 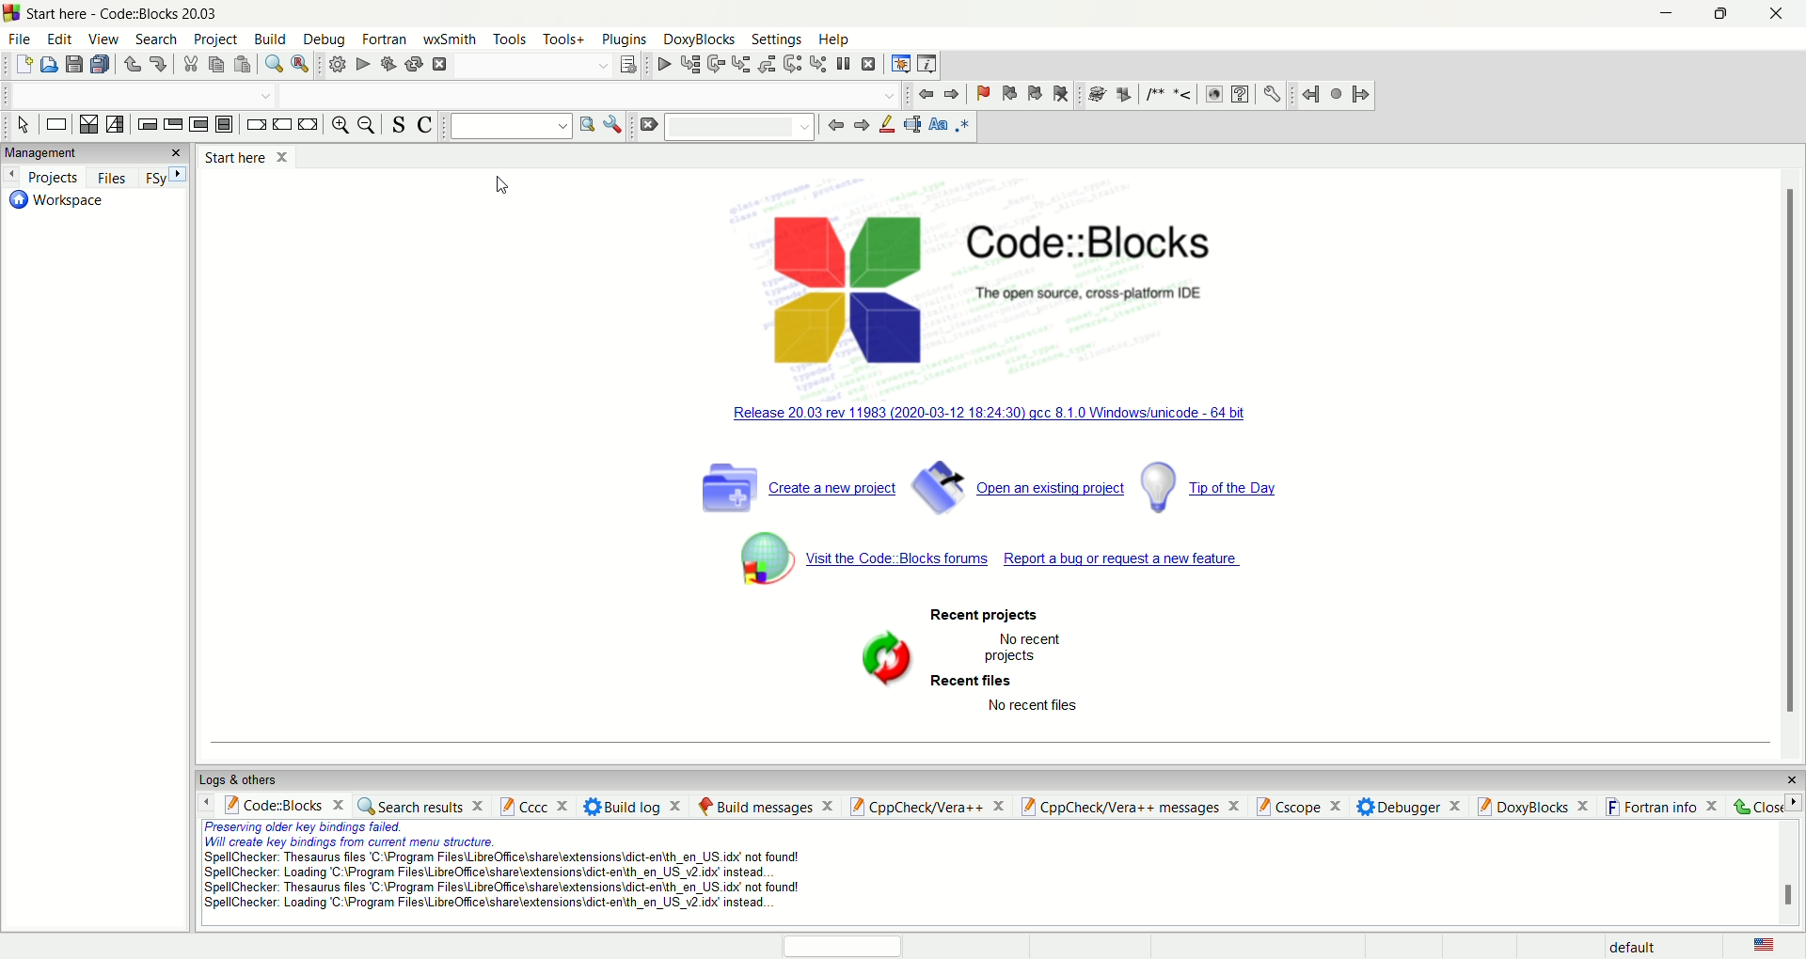 What do you see at coordinates (215, 64) in the screenshot?
I see `copy` at bounding box center [215, 64].